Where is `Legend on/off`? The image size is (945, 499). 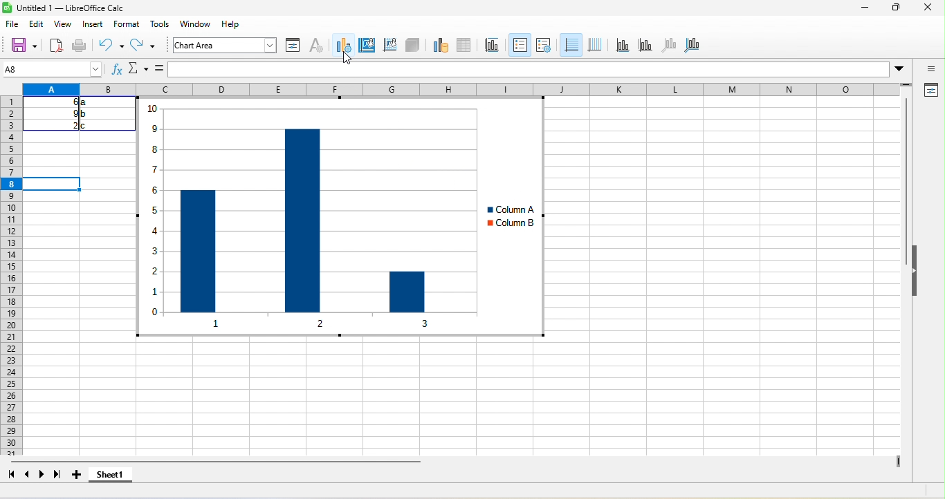
Legend on/off is located at coordinates (570, 44).